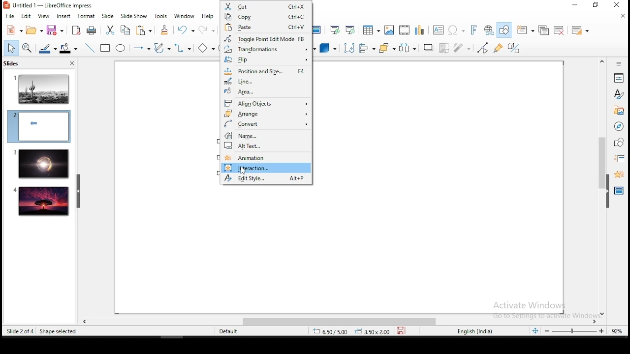  Describe the element at coordinates (618, 127) in the screenshot. I see `navigator` at that location.